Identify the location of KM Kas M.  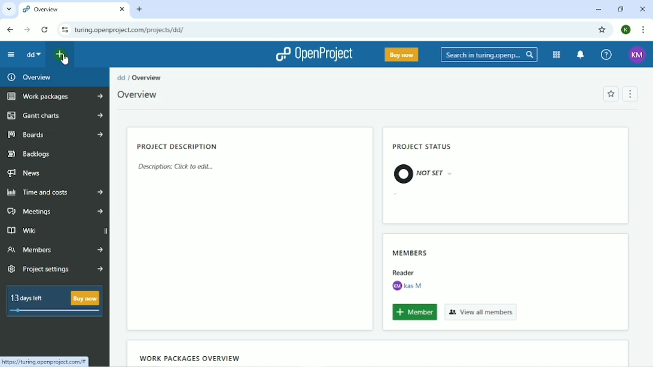
(405, 286).